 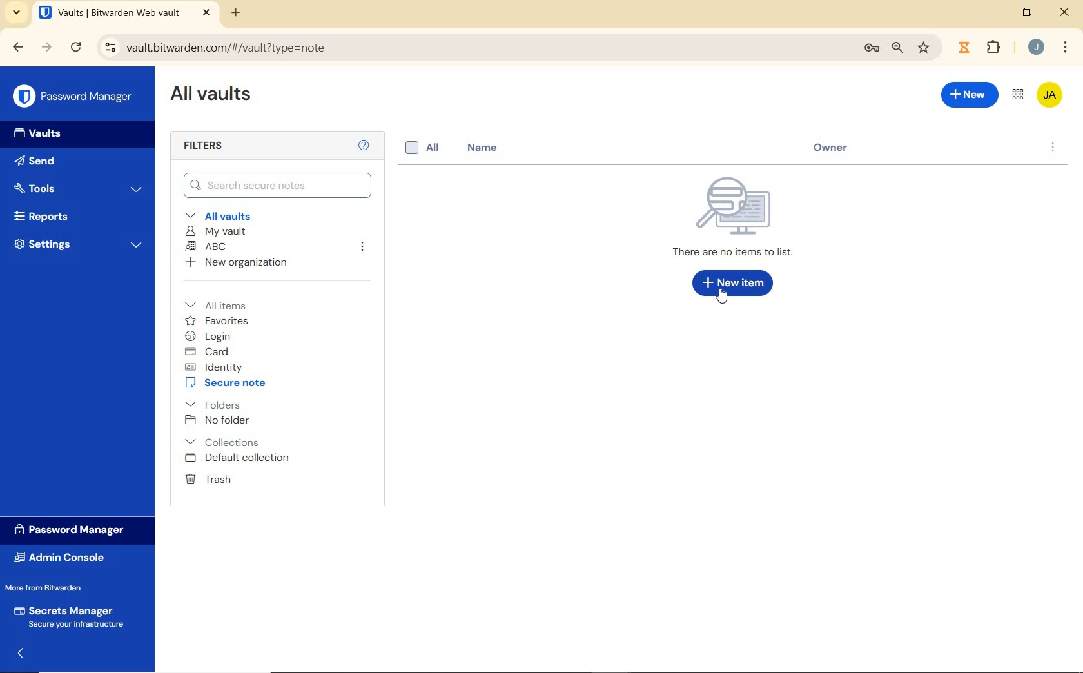 I want to click on Plugins, so click(x=996, y=46).